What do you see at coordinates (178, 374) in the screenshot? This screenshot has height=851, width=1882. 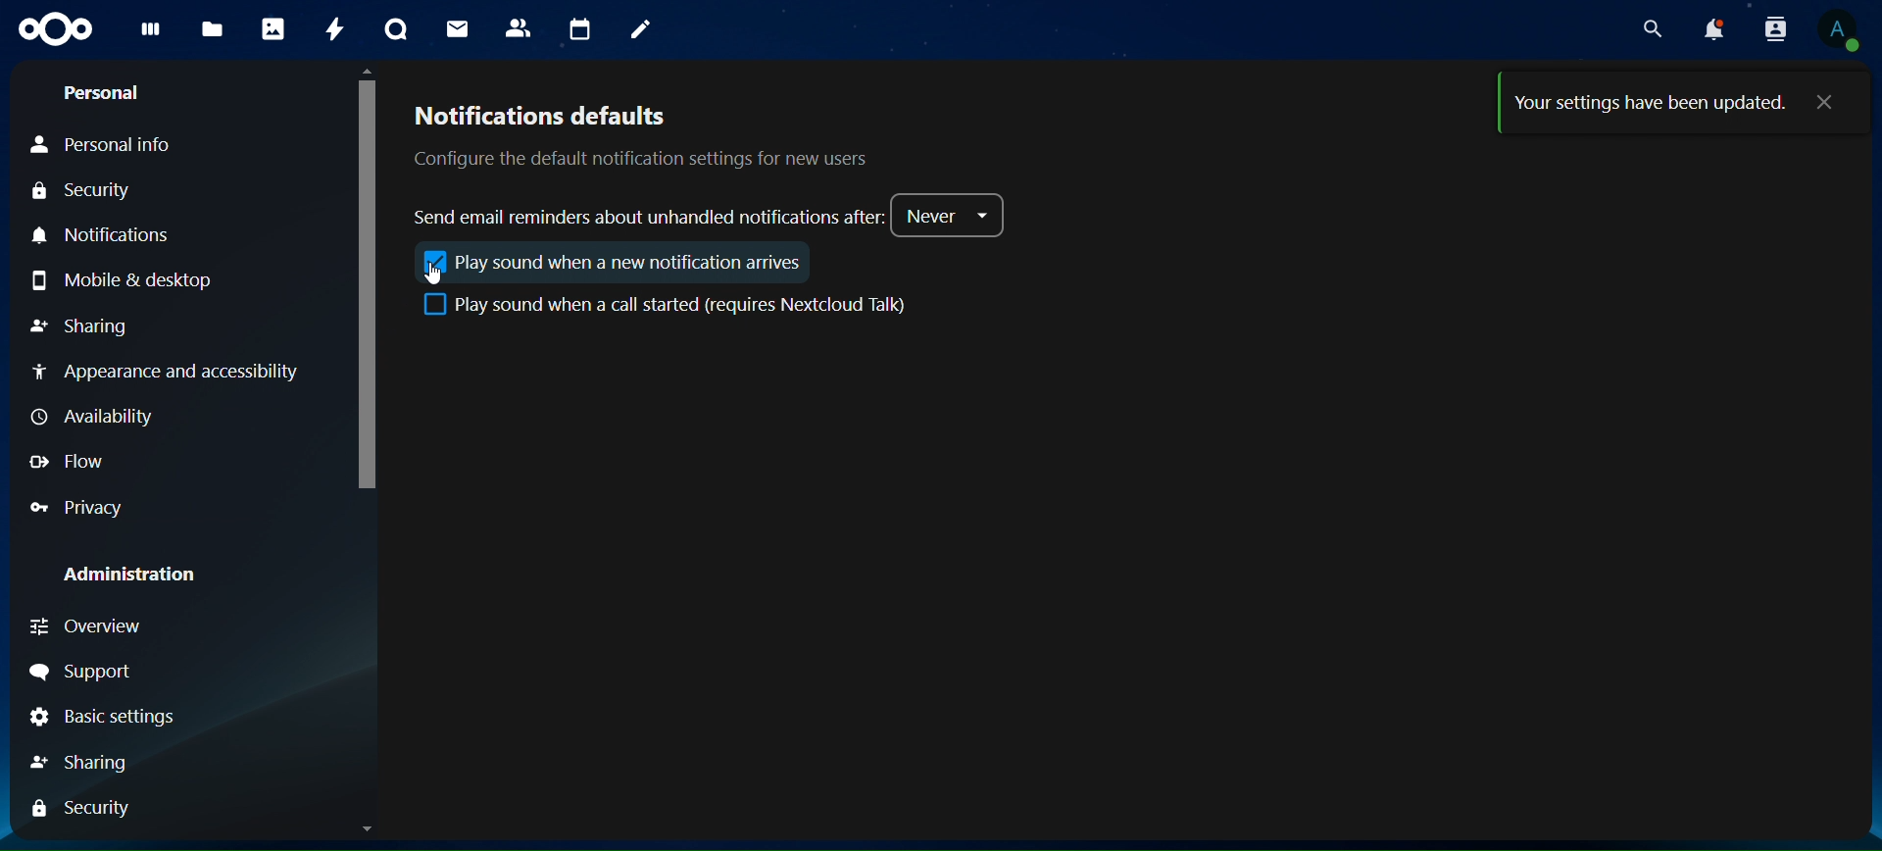 I see `Appearance and accessibility` at bounding box center [178, 374].